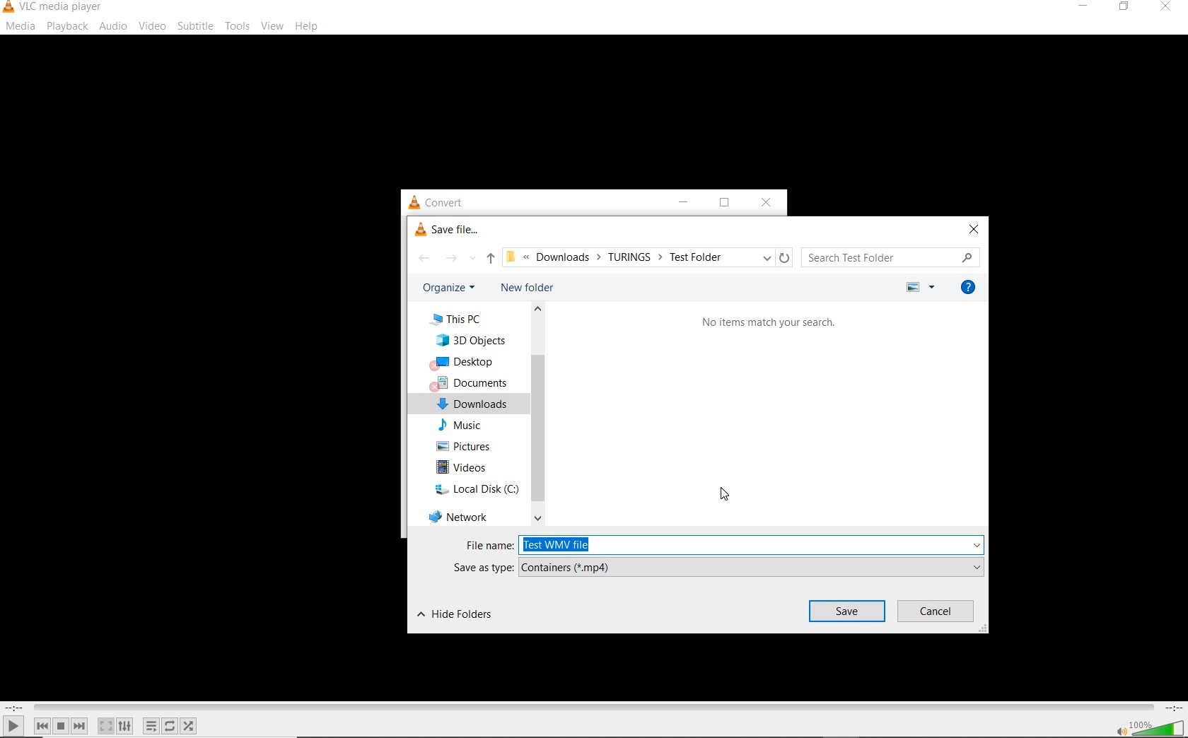  I want to click on cursor, so click(726, 494).